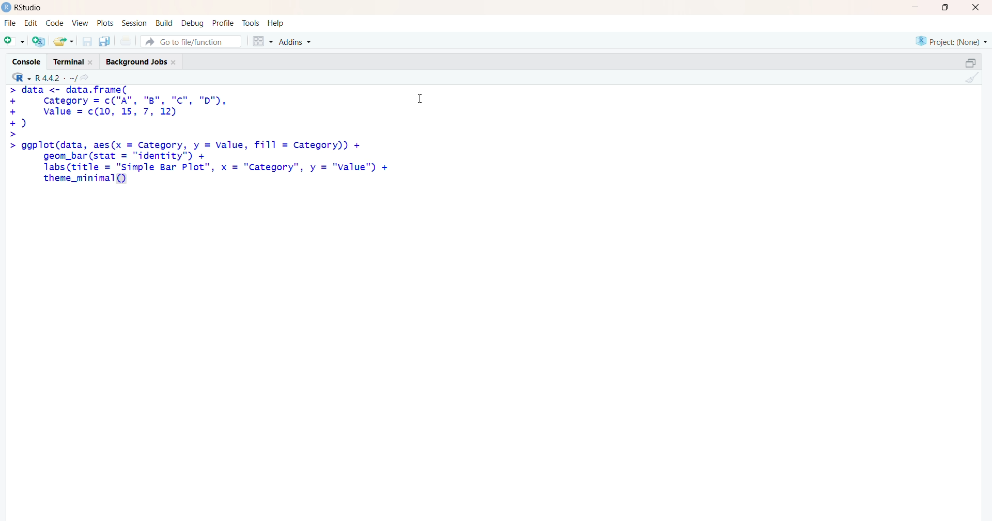 The height and width of the screenshot is (521, 992). What do you see at coordinates (252, 23) in the screenshot?
I see `tools` at bounding box center [252, 23].